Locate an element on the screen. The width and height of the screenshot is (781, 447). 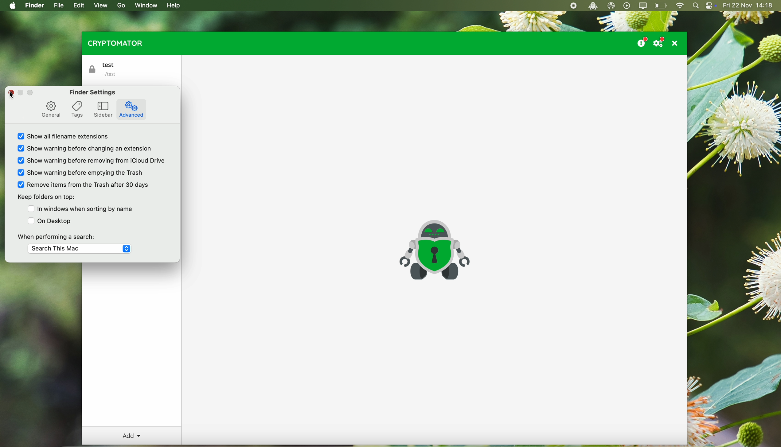
disable buttons is located at coordinates (26, 93).